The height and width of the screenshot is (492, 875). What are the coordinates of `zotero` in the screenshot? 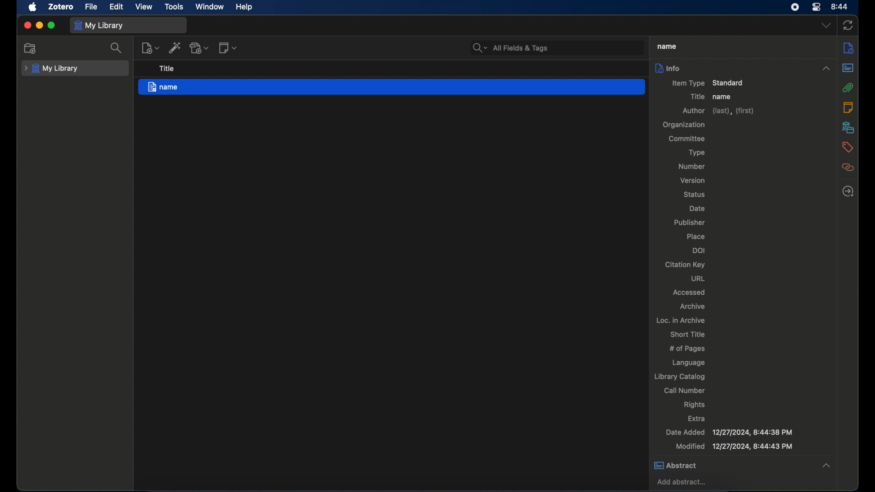 It's located at (61, 7).